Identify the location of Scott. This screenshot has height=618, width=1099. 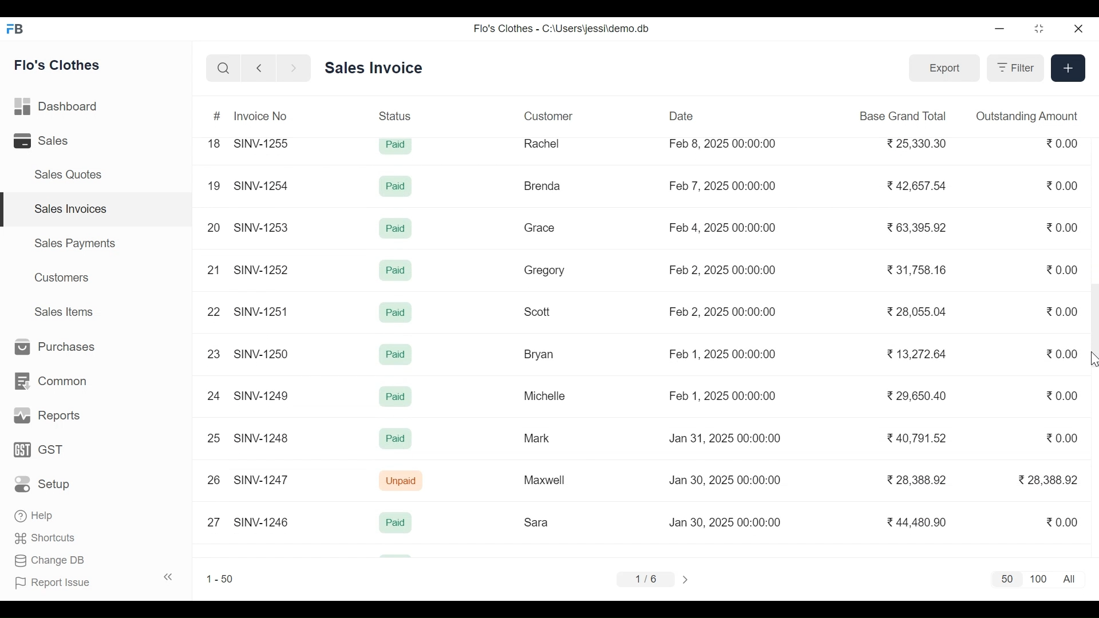
(538, 310).